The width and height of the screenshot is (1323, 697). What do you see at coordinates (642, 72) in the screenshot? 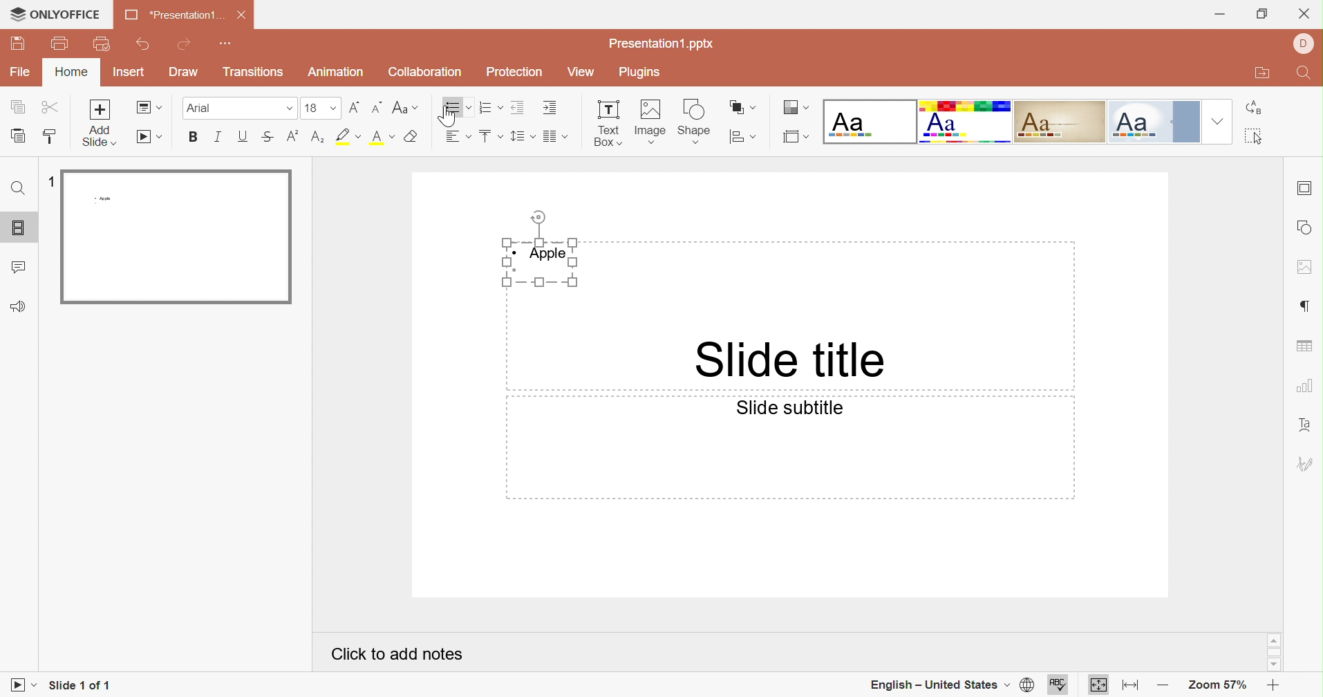
I see `Plugins` at bounding box center [642, 72].